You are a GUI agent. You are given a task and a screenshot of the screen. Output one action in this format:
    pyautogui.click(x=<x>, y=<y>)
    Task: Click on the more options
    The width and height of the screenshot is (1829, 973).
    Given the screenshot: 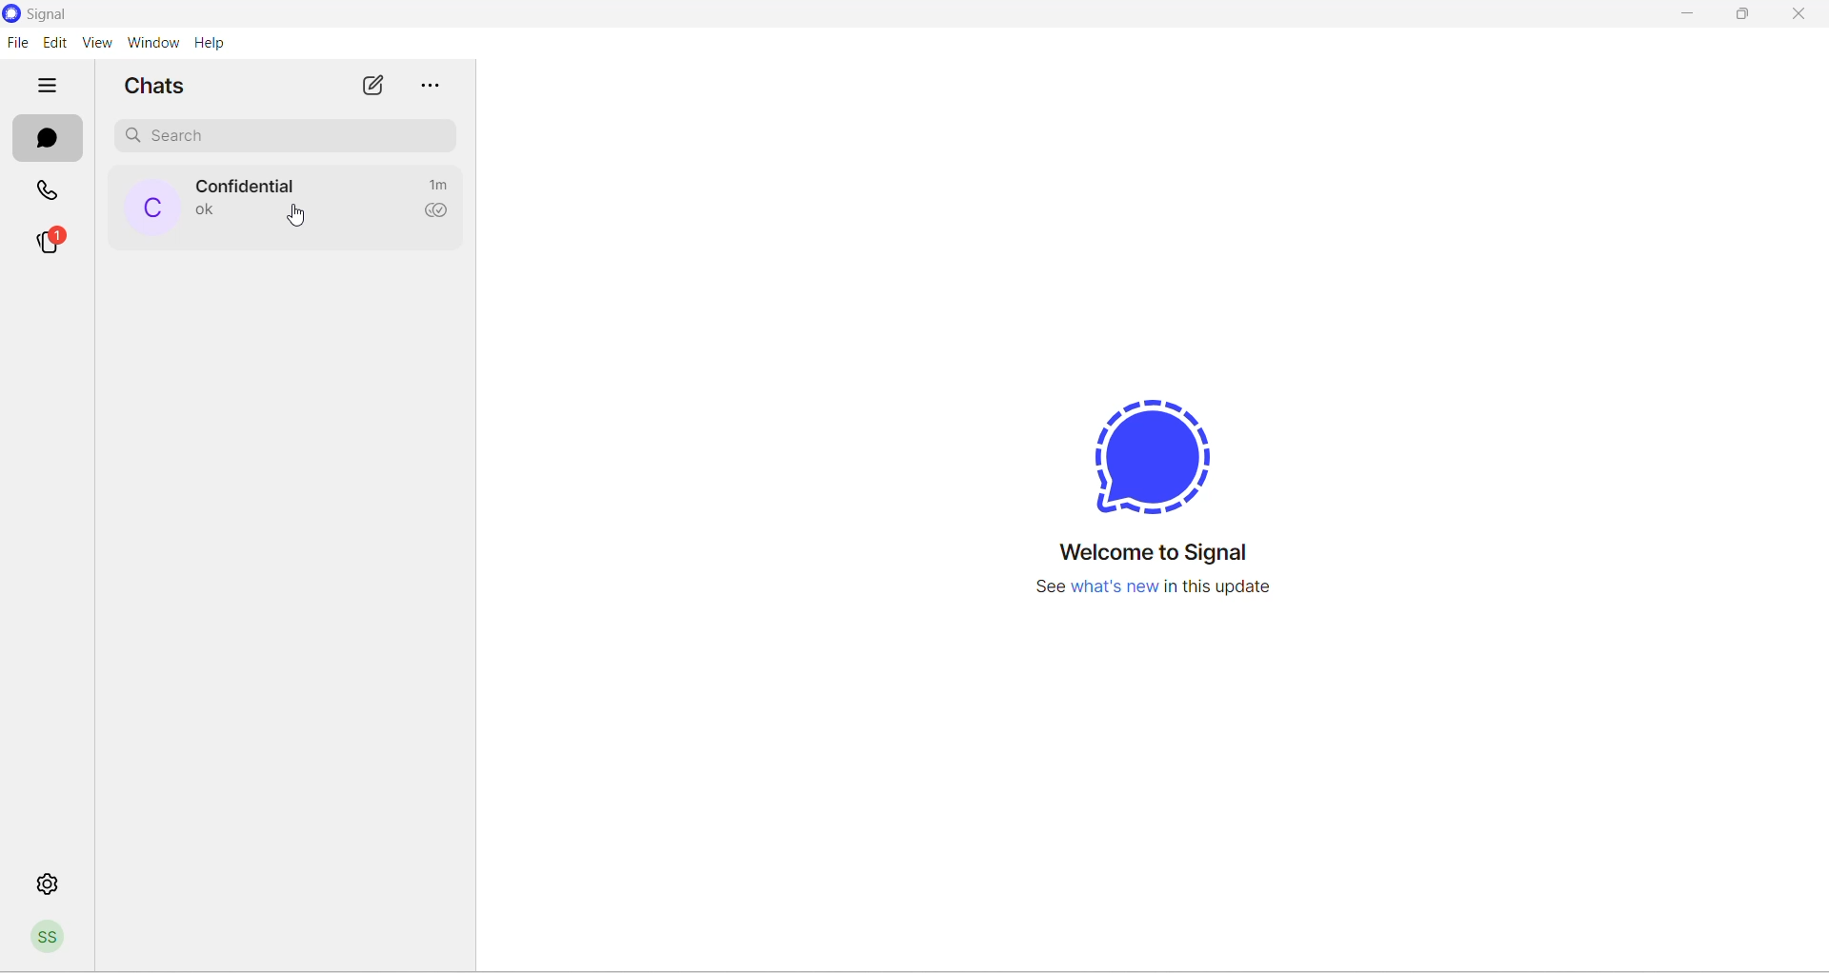 What is the action you would take?
    pyautogui.click(x=433, y=87)
    